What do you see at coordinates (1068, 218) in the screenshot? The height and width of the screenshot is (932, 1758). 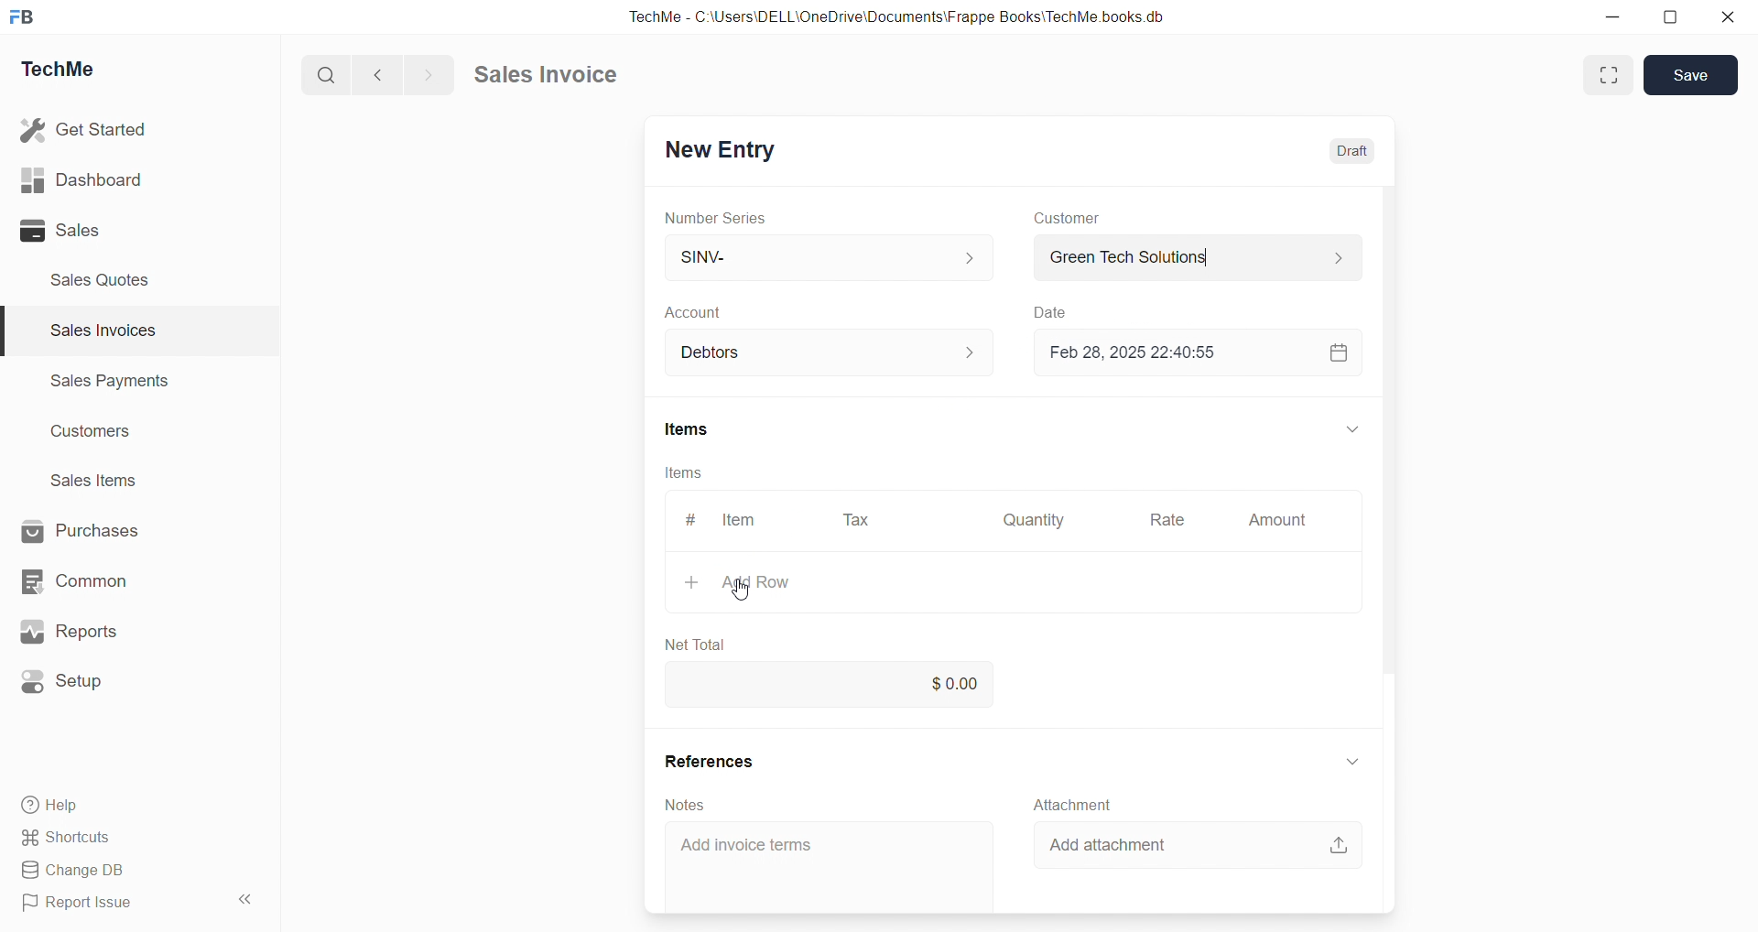 I see `Customer` at bounding box center [1068, 218].